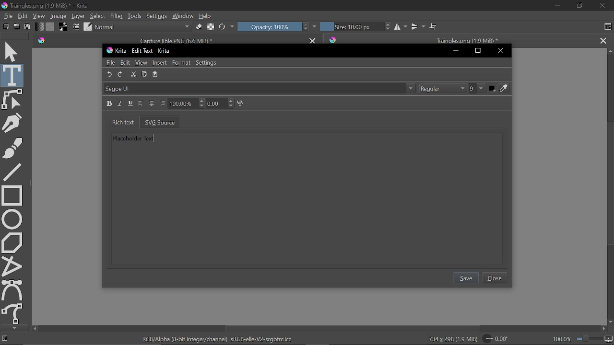 Image resolution: width=614 pixels, height=345 pixels. I want to click on Krita - Edit Text - Krita, so click(140, 51).